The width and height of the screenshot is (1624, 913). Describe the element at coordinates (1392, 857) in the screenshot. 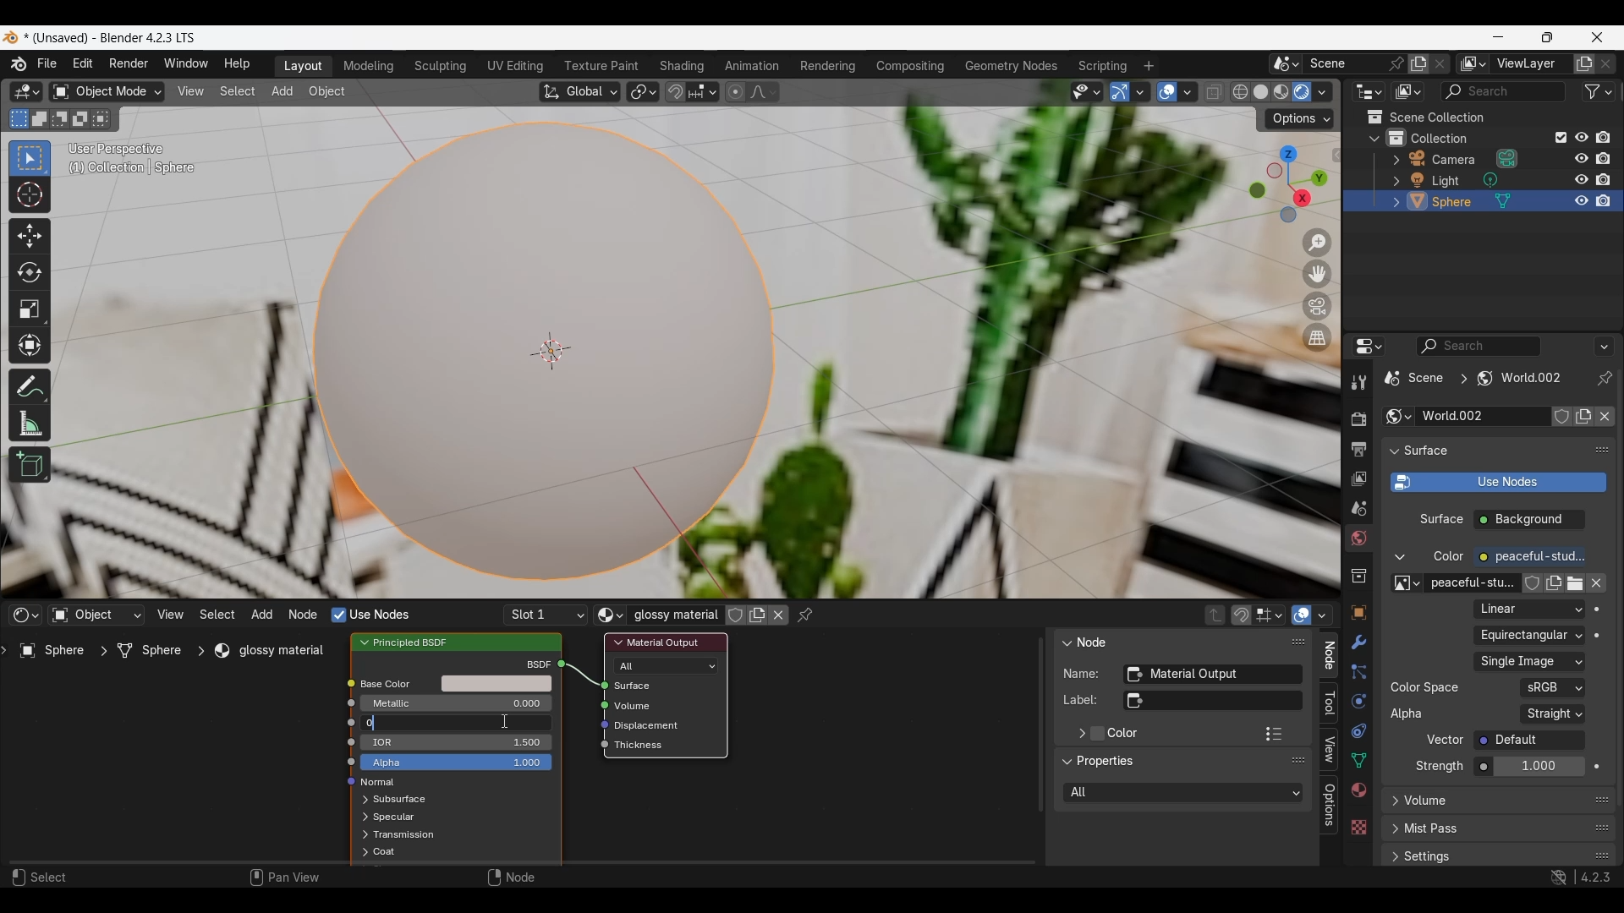

I see `expand respective scenes` at that location.